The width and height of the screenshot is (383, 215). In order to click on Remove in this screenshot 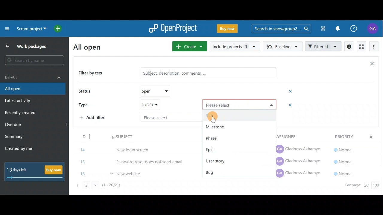, I will do `click(291, 91)`.